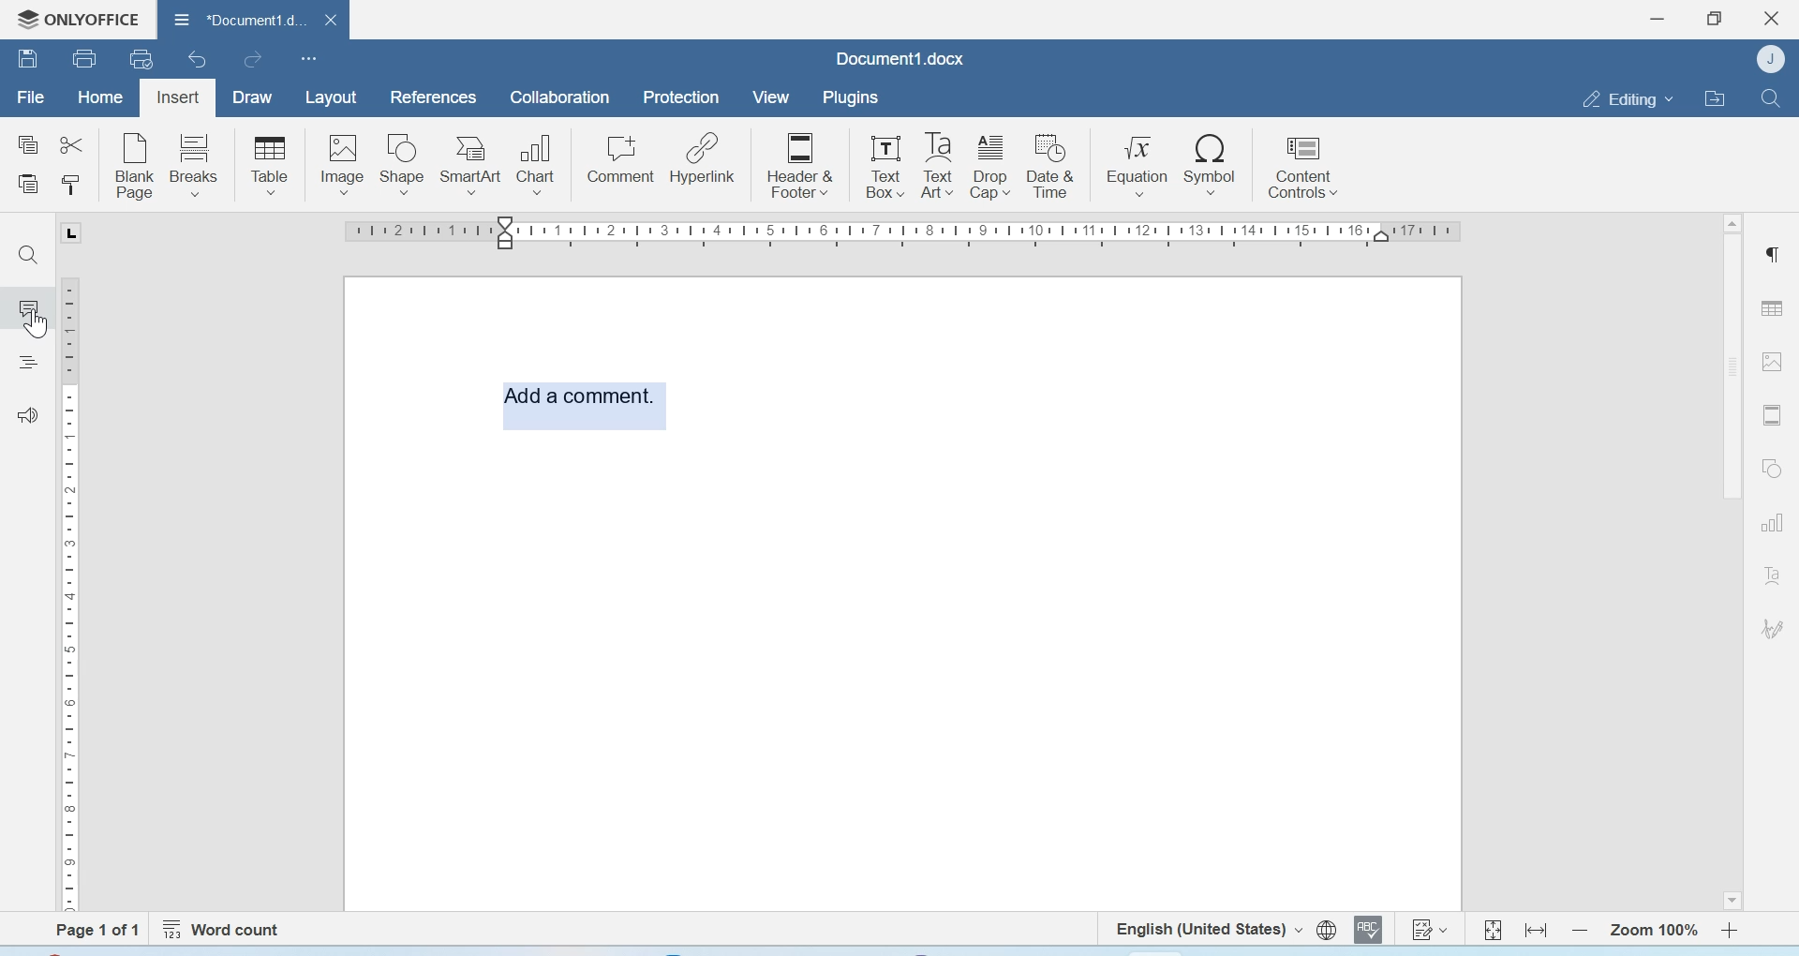 The image size is (1799, 956). What do you see at coordinates (341, 164) in the screenshot?
I see `Image` at bounding box center [341, 164].